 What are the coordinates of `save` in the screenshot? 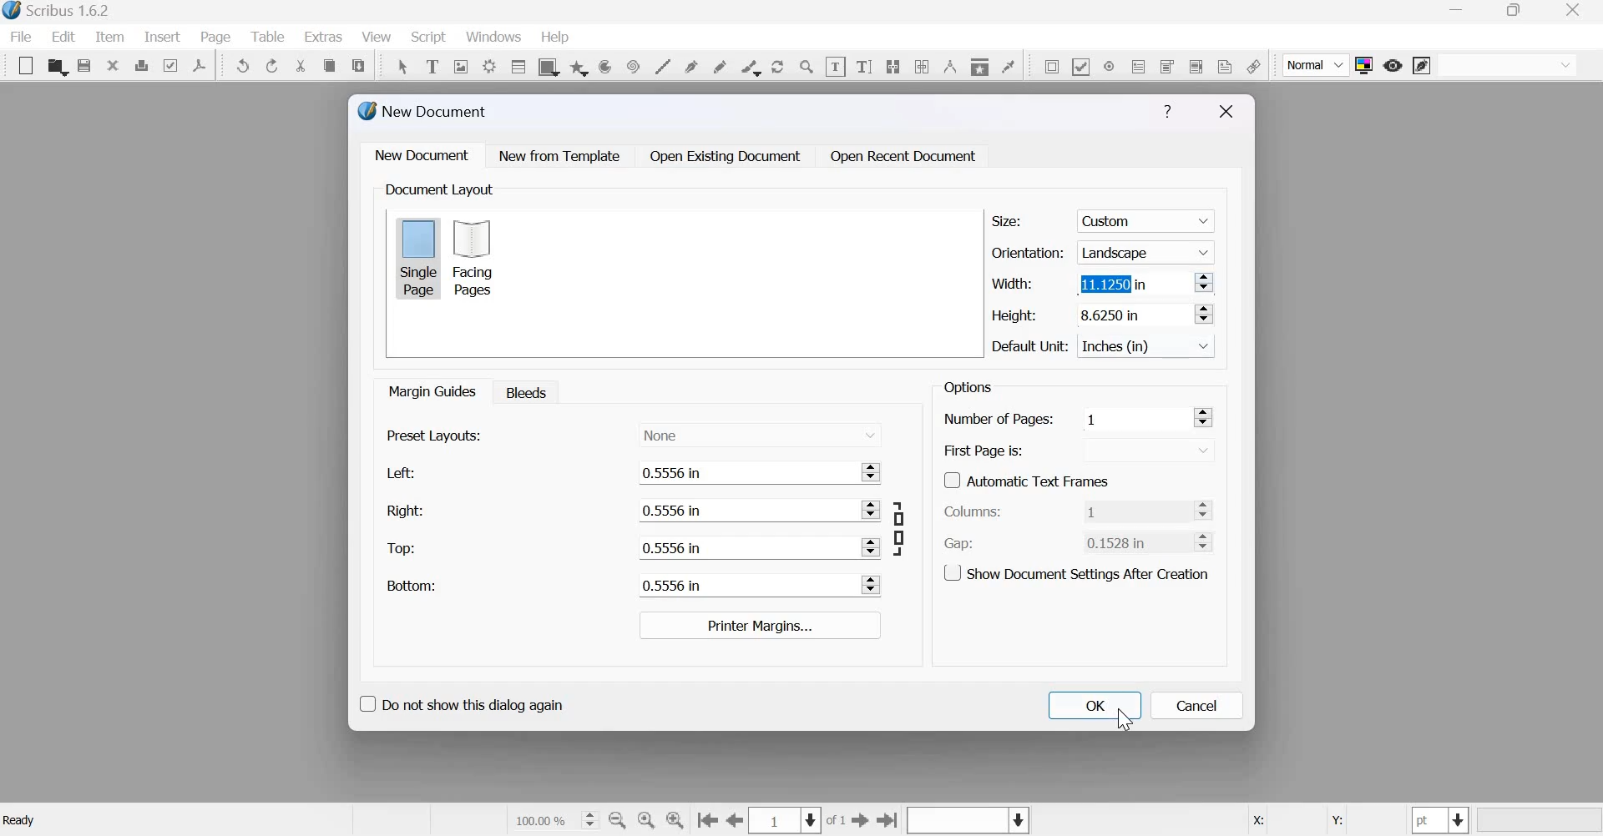 It's located at (84, 66).